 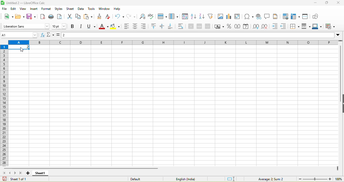 I want to click on standard selection, so click(x=231, y=179).